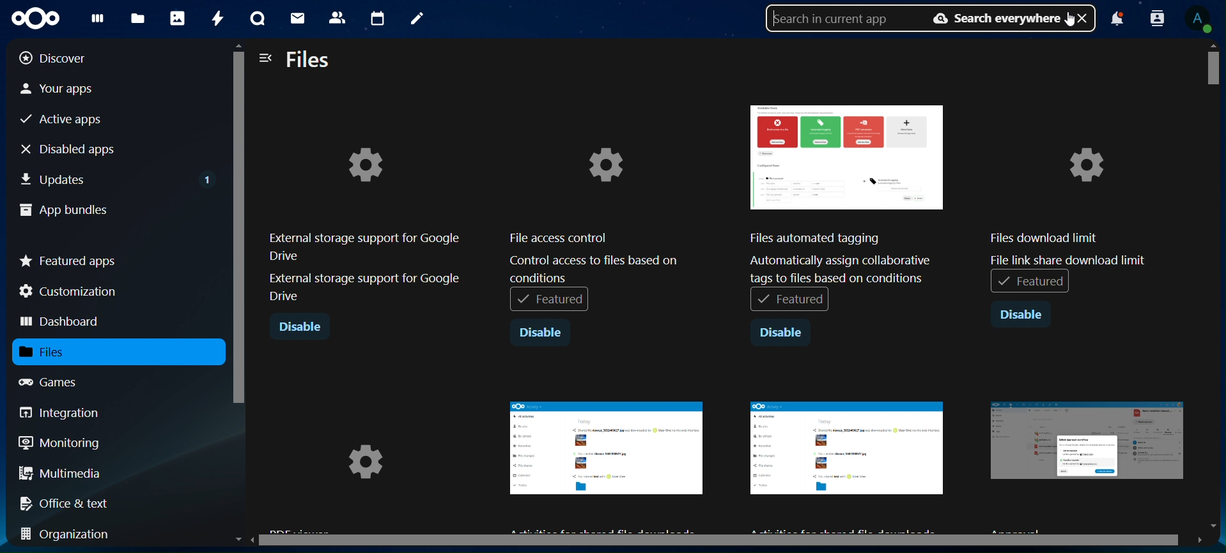  What do you see at coordinates (1216, 298) in the screenshot?
I see `scrollbar` at bounding box center [1216, 298].